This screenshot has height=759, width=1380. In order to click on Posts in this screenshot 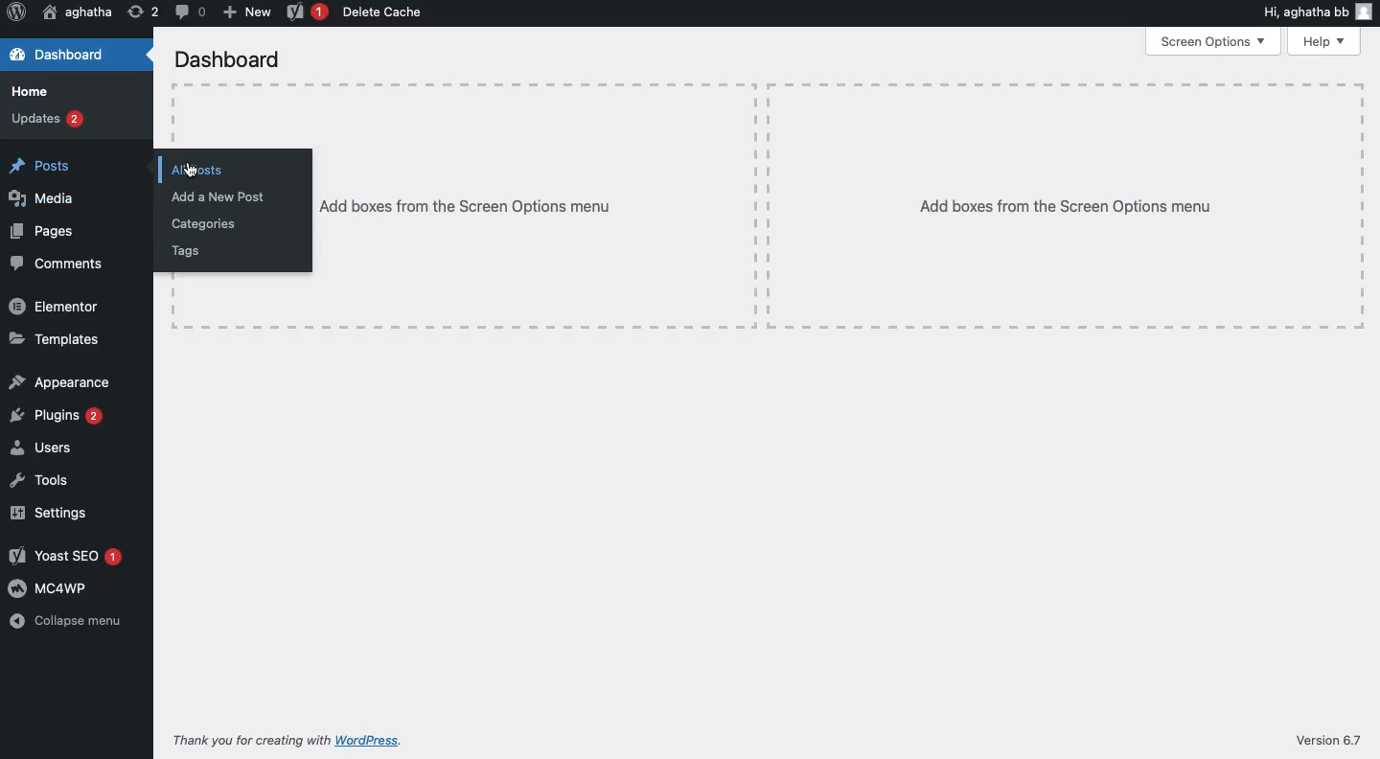, I will do `click(41, 165)`.